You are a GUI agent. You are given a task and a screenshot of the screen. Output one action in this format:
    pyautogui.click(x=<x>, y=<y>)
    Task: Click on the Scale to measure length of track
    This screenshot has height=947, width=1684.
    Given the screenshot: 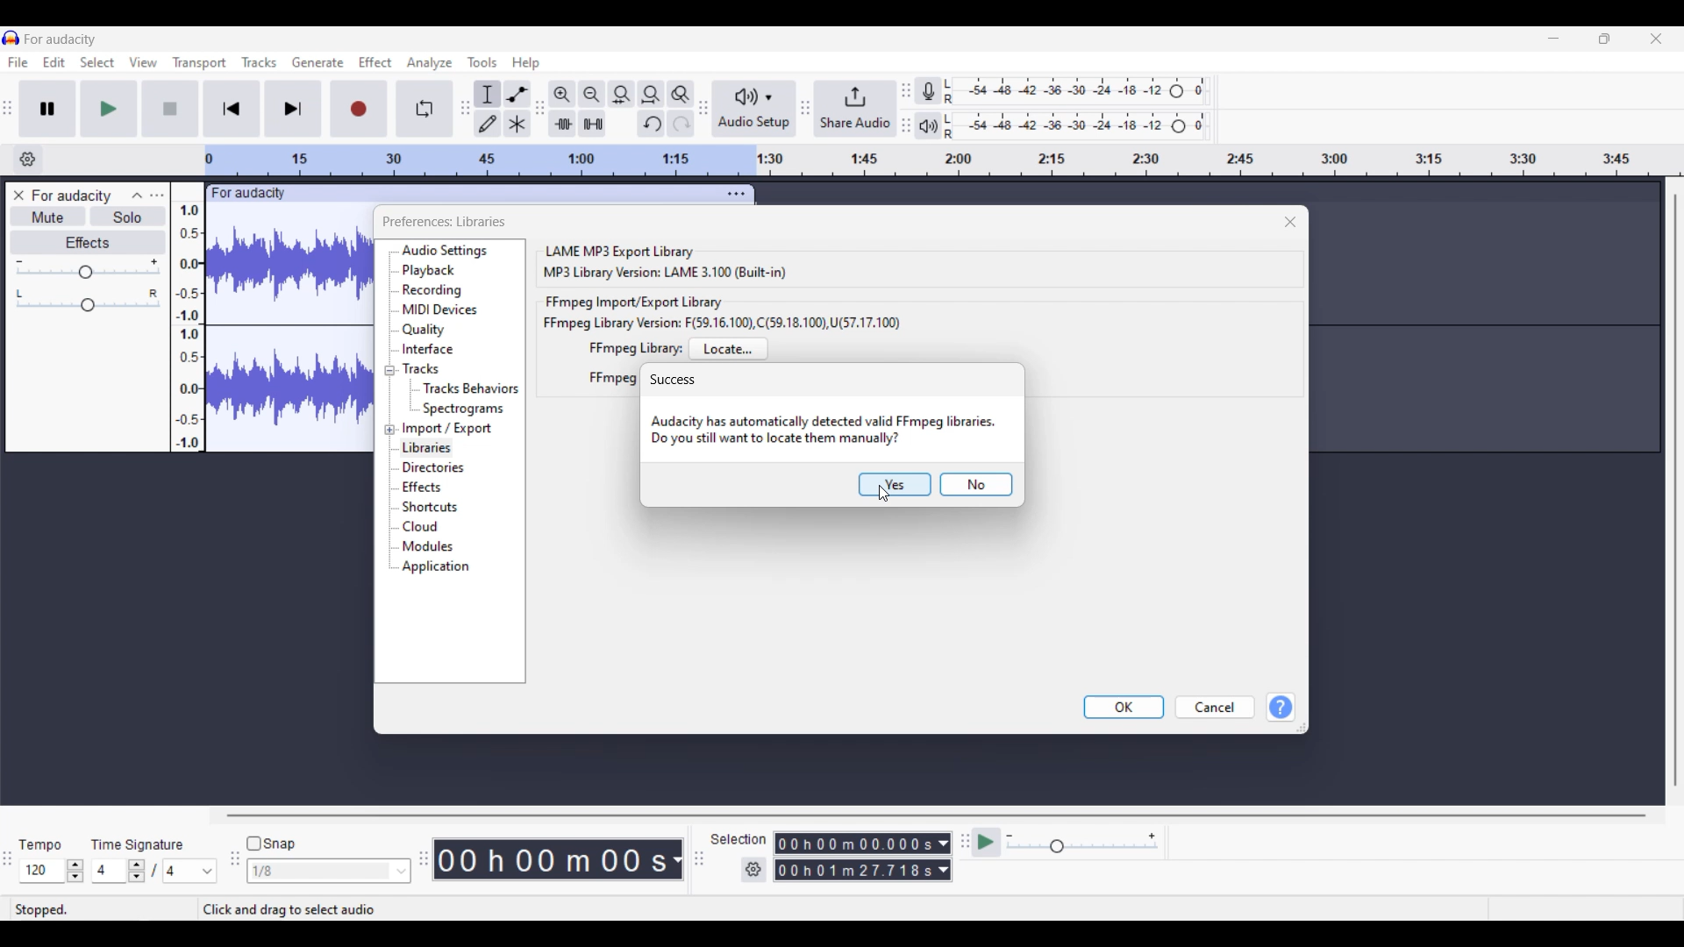 What is the action you would take?
    pyautogui.click(x=942, y=160)
    